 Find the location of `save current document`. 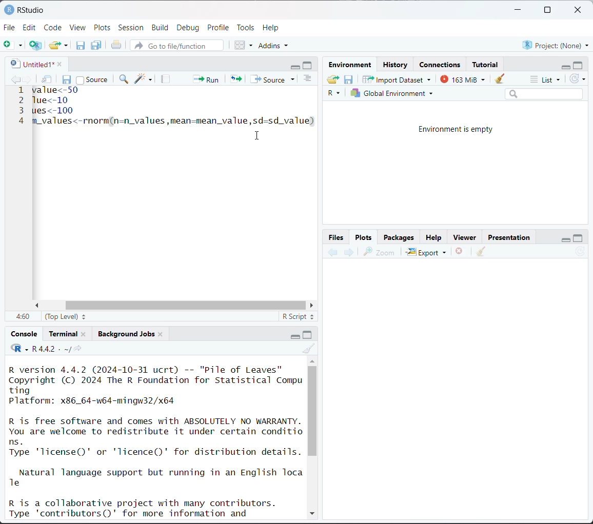

save current document is located at coordinates (67, 78).